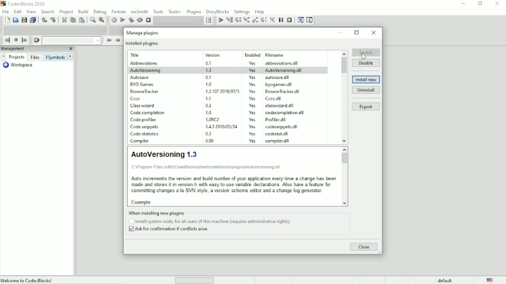  Describe the element at coordinates (281, 20) in the screenshot. I see `Break debugger` at that location.